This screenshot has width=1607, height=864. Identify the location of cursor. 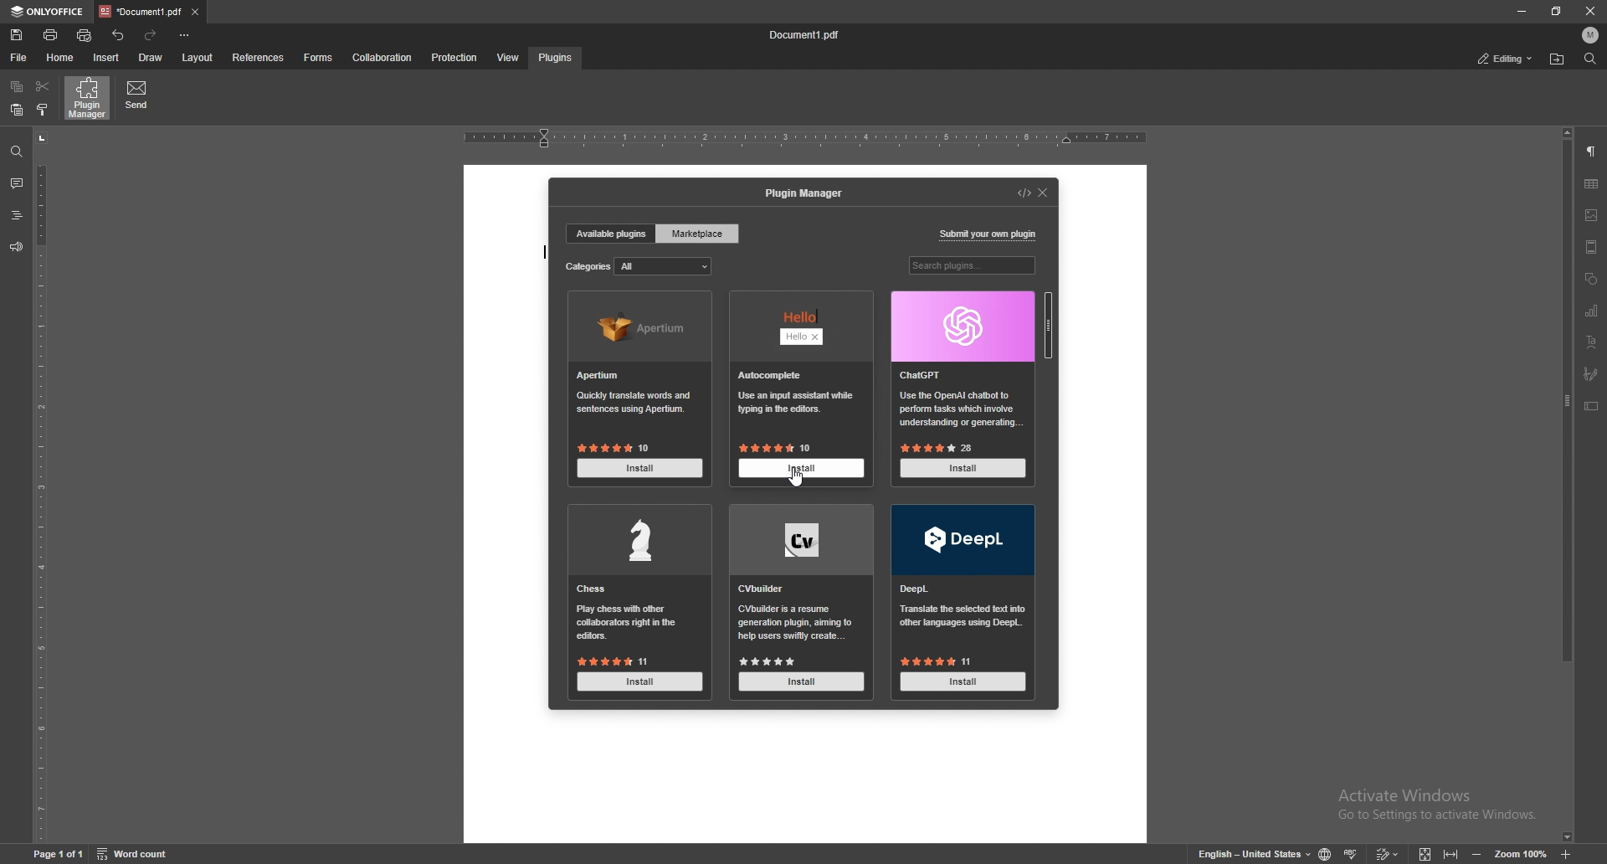
(800, 481).